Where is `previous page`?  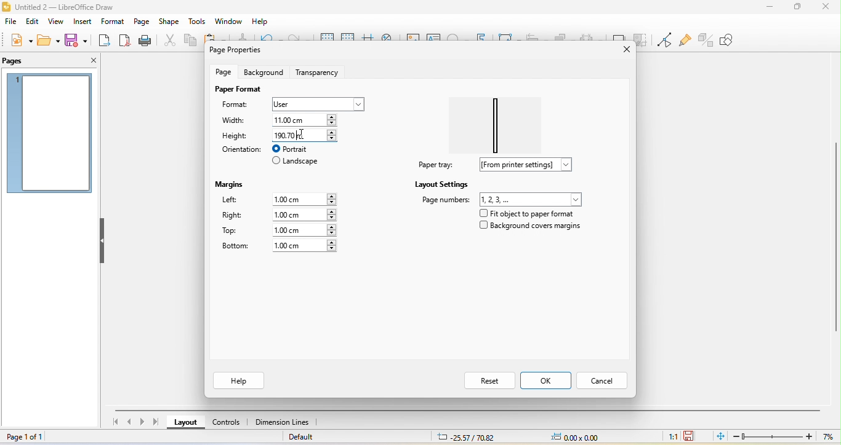
previous page is located at coordinates (129, 423).